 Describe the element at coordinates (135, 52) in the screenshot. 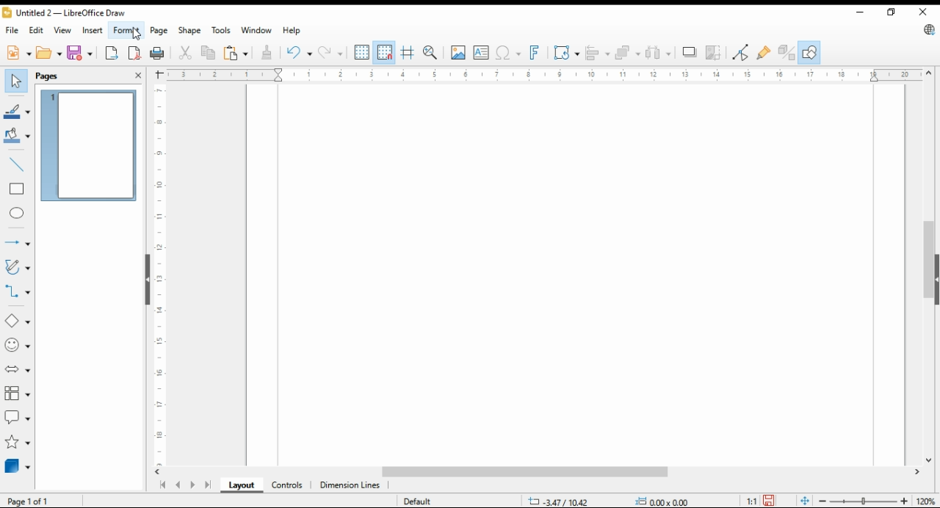

I see `export directly as pdf` at that location.